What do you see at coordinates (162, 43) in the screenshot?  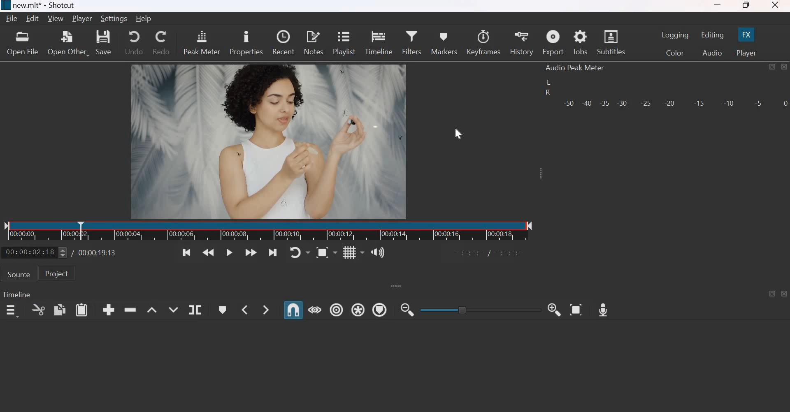 I see `Redo` at bounding box center [162, 43].